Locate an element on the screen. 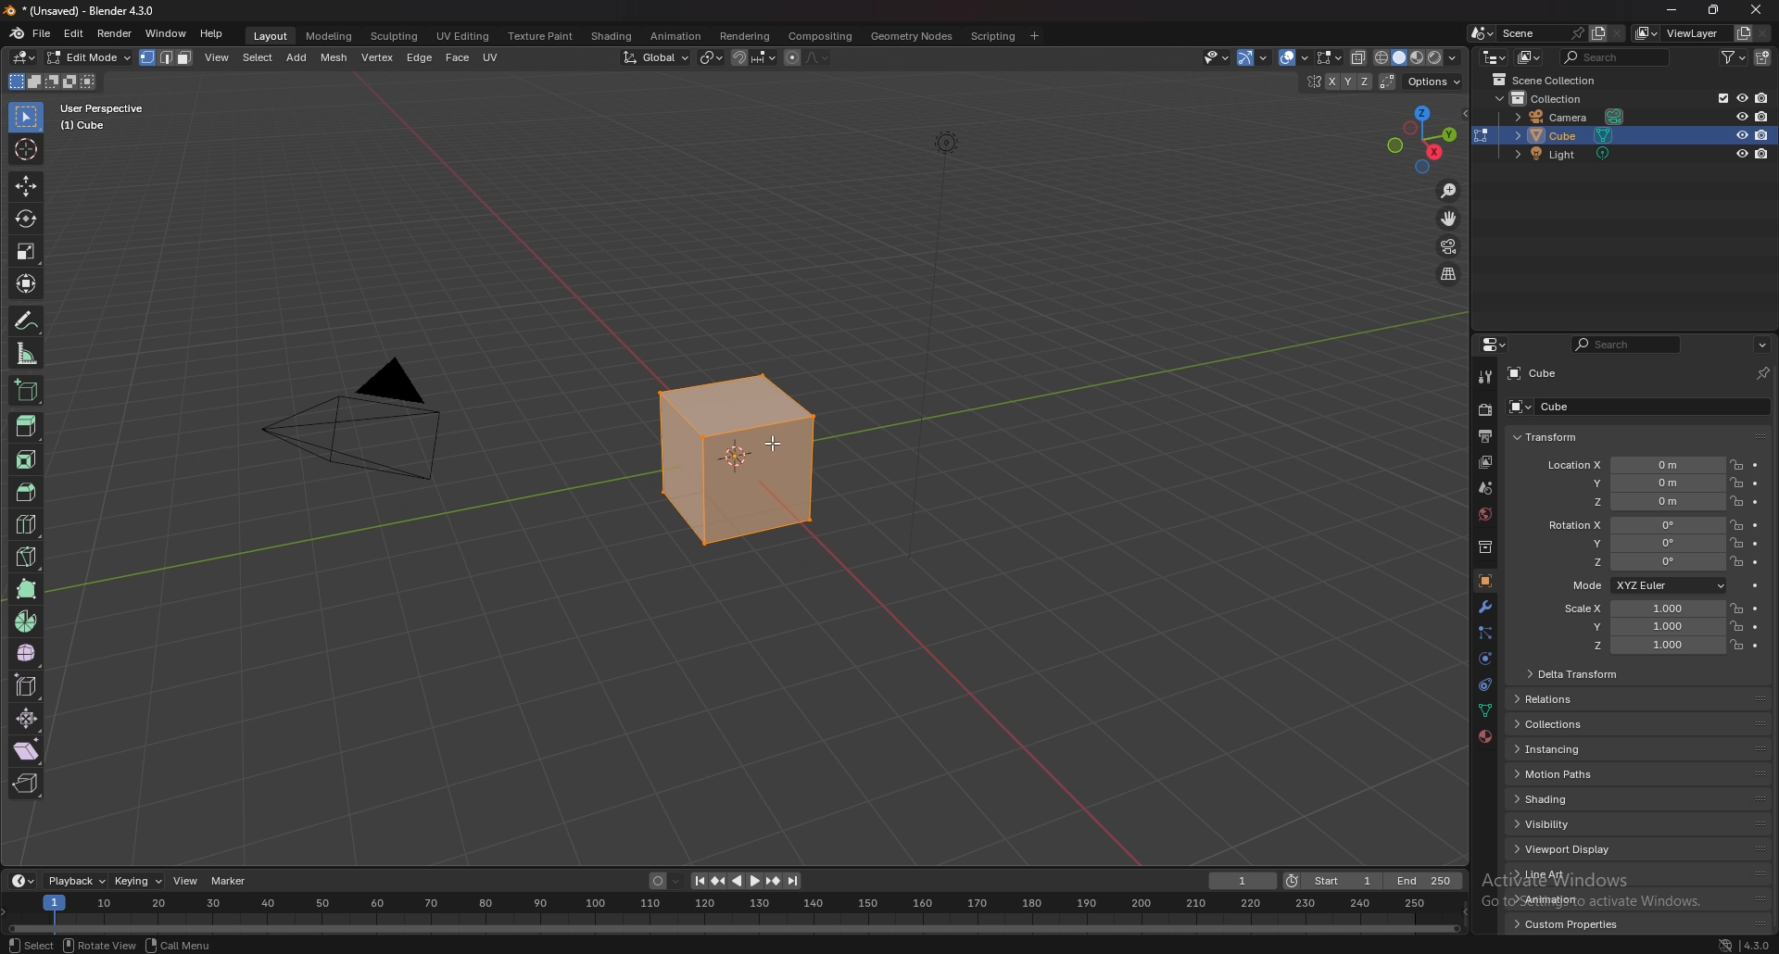  title is located at coordinates (83, 10).